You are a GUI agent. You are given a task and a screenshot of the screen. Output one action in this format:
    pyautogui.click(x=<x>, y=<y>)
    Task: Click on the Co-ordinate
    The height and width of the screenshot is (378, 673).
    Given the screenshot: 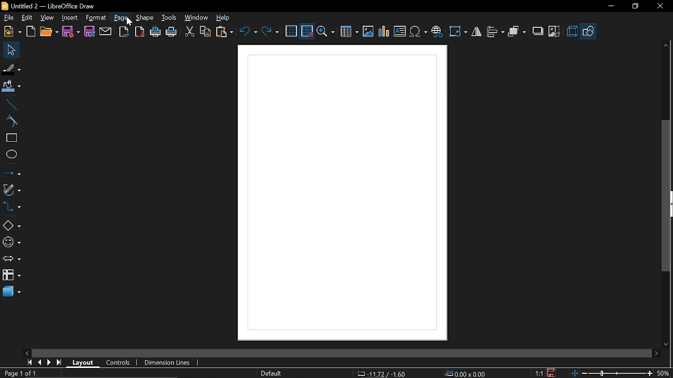 What is the action you would take?
    pyautogui.click(x=381, y=373)
    